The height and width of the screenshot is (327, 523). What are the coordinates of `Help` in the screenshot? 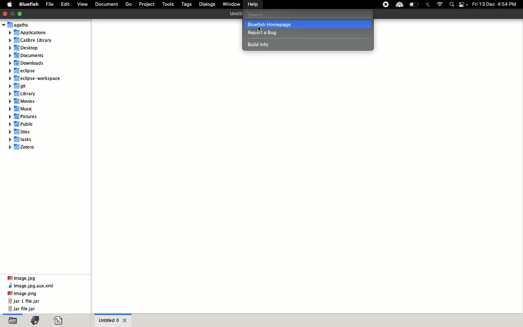 It's located at (253, 4).